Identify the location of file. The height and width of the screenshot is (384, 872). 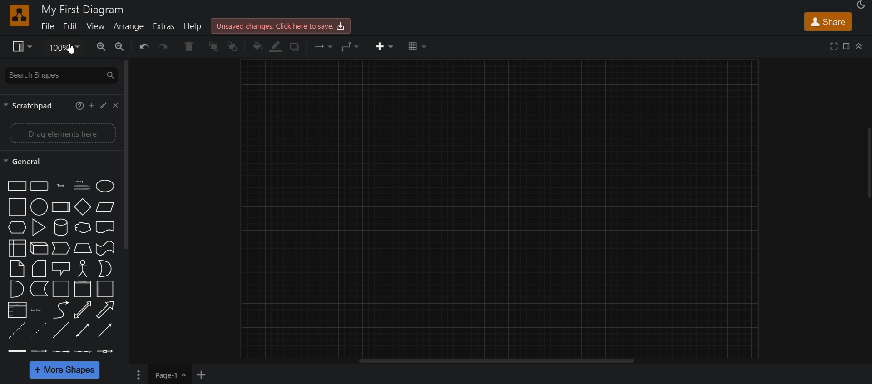
(48, 28).